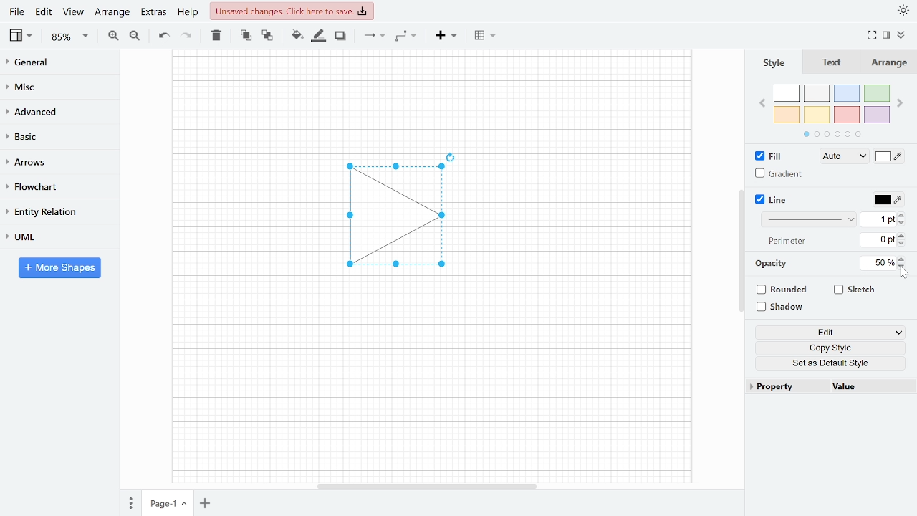 The height and width of the screenshot is (516, 917). What do you see at coordinates (903, 236) in the screenshot?
I see `Increase perimeter` at bounding box center [903, 236].